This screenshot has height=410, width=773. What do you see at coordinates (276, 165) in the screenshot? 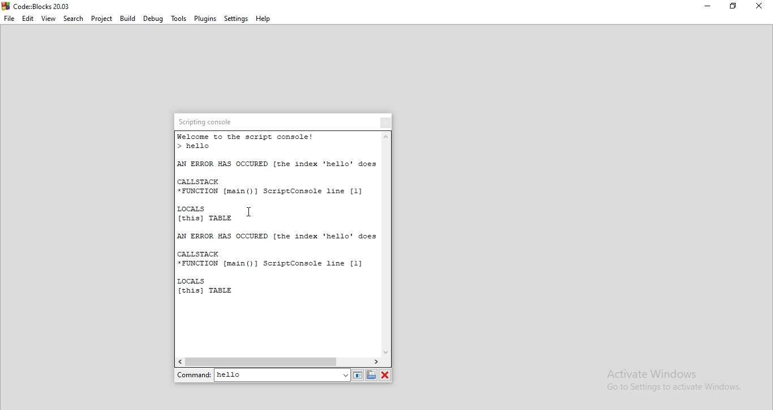
I see `Welcome to the script console!

> hello

AN ERROR HAS OCCURED [the index ‘hello’ does
CALLSTACK

“FUNCTION [main()] ScriptConsole line [1]` at bounding box center [276, 165].